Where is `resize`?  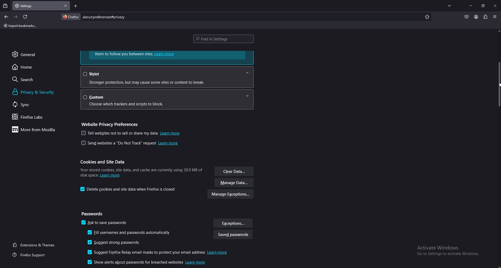 resize is located at coordinates (483, 5).